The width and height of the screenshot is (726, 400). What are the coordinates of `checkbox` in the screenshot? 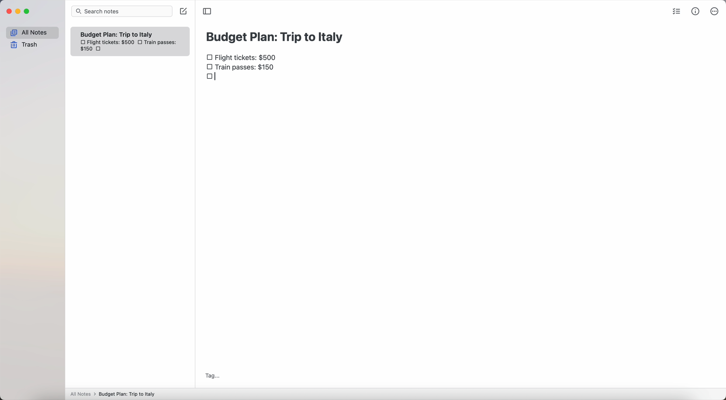 It's located at (213, 79).